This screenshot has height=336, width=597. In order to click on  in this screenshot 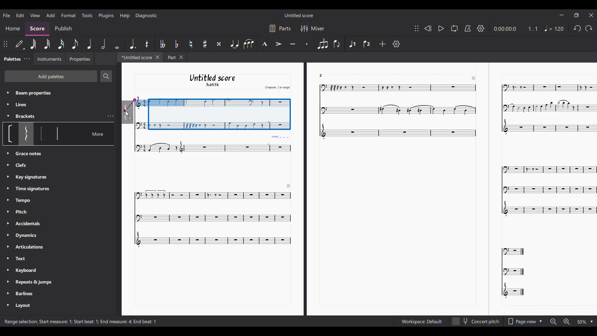, I will do `click(7, 212)`.